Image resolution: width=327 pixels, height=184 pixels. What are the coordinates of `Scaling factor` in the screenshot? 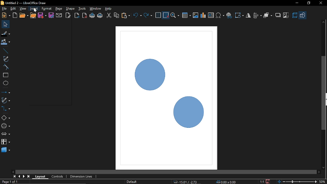 It's located at (262, 182).